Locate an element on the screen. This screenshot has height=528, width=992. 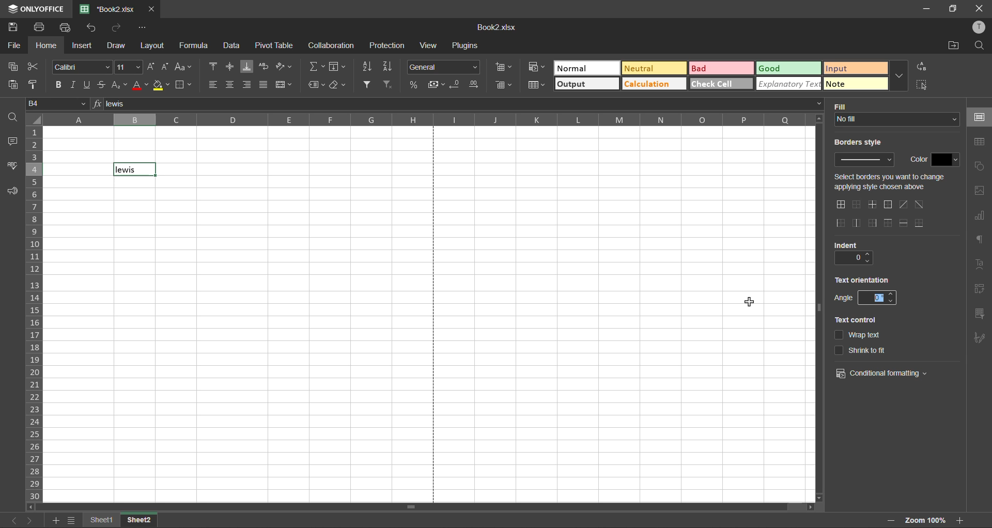
select all cells is located at coordinates (32, 119).